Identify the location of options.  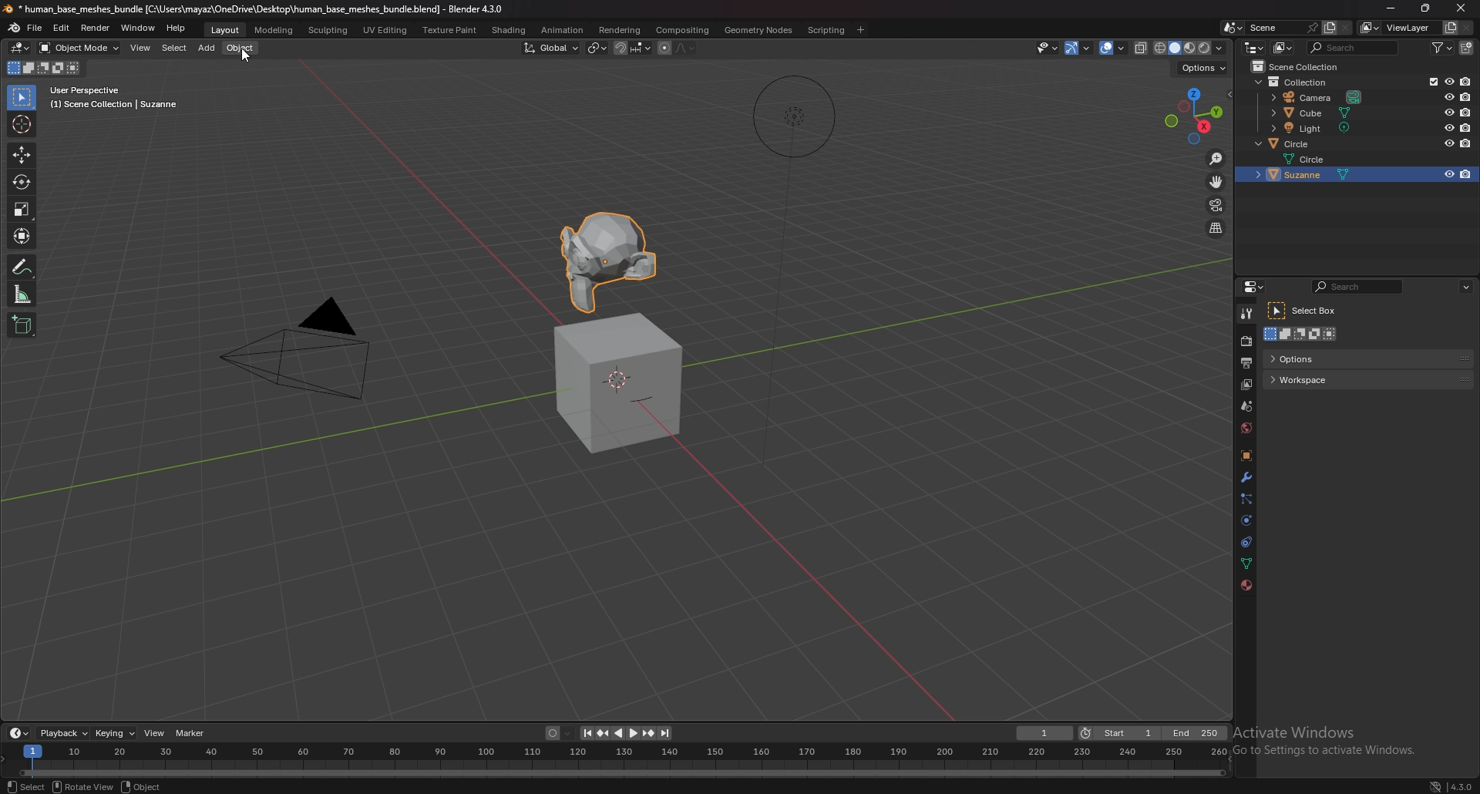
(1204, 68).